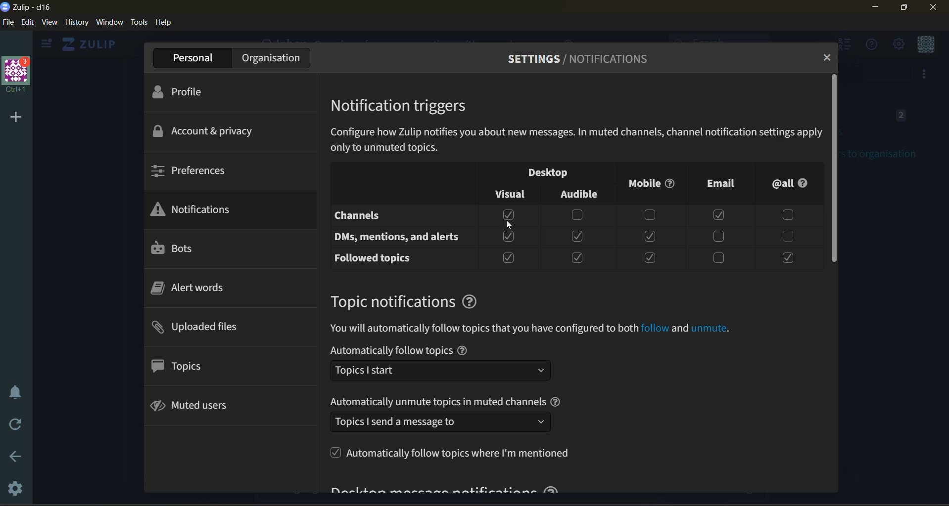 Image resolution: width=949 pixels, height=506 pixels. Describe the element at coordinates (440, 422) in the screenshot. I see `select how to automatically unmute` at that location.